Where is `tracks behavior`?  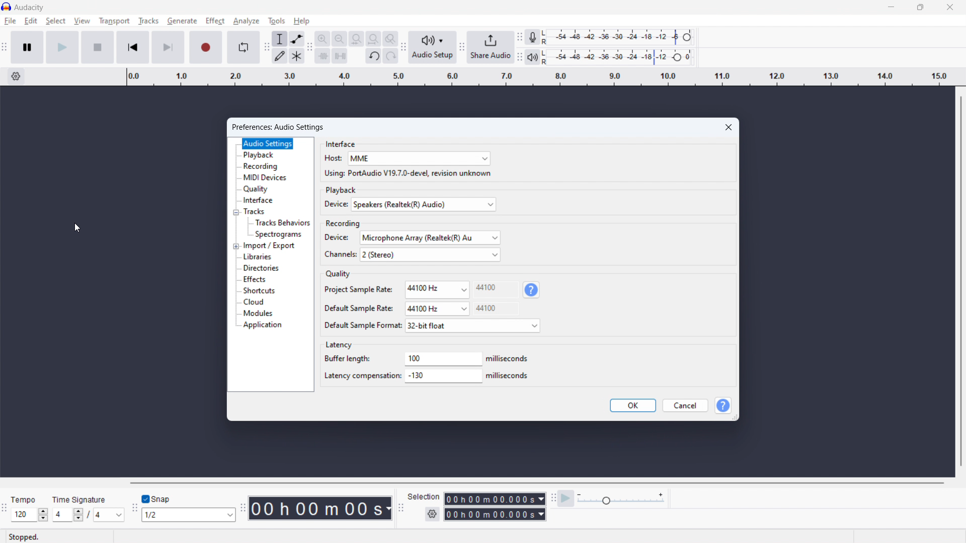 tracks behavior is located at coordinates (282, 223).